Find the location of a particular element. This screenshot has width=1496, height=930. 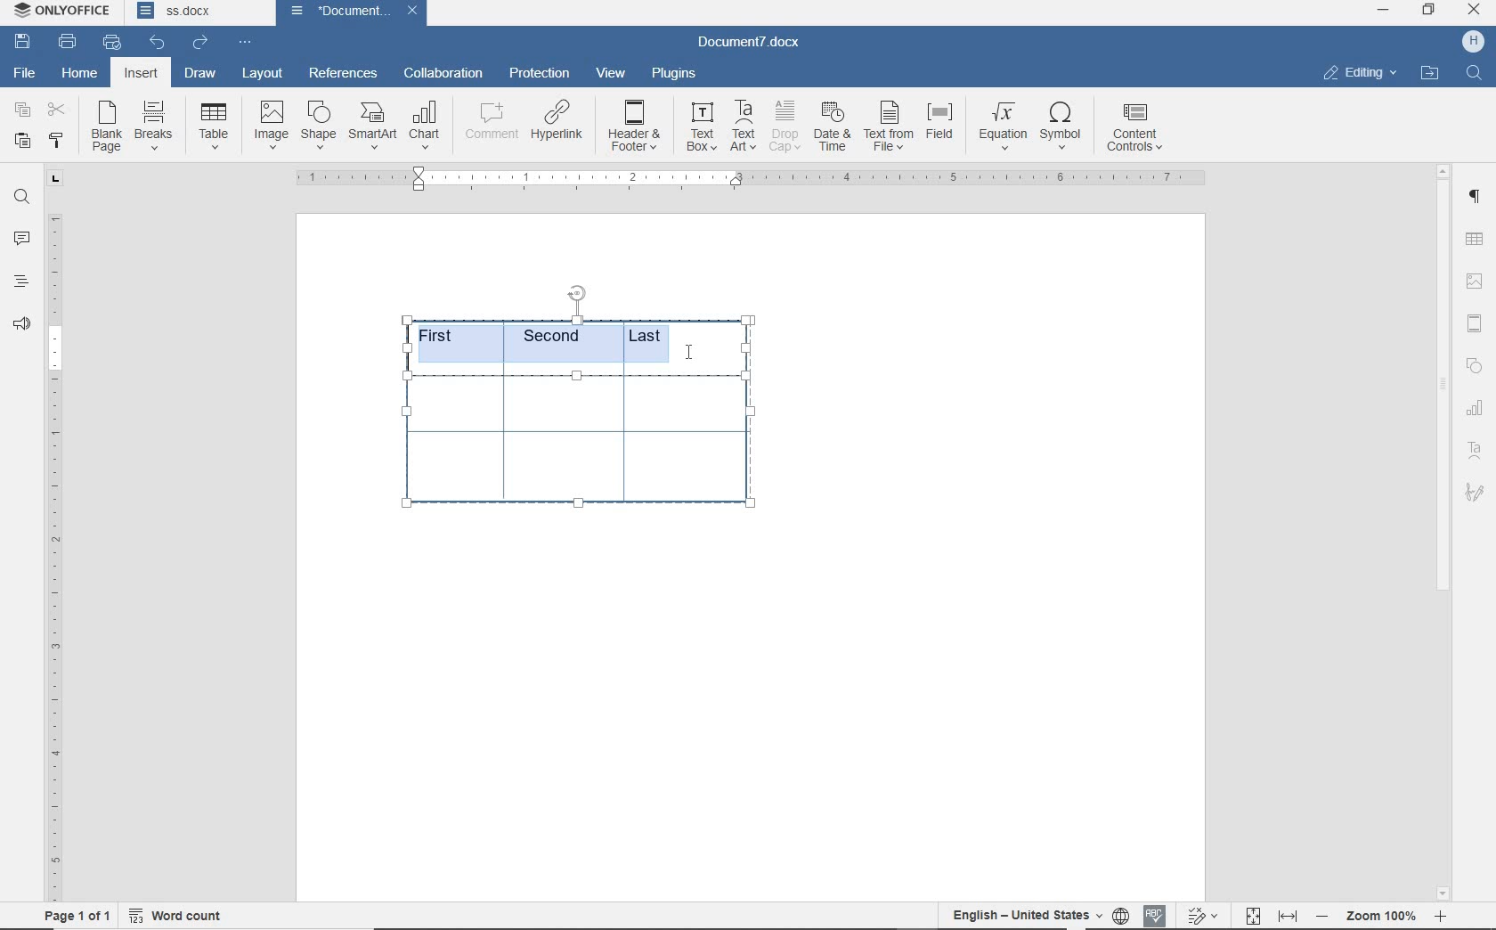

close is located at coordinates (412, 12).